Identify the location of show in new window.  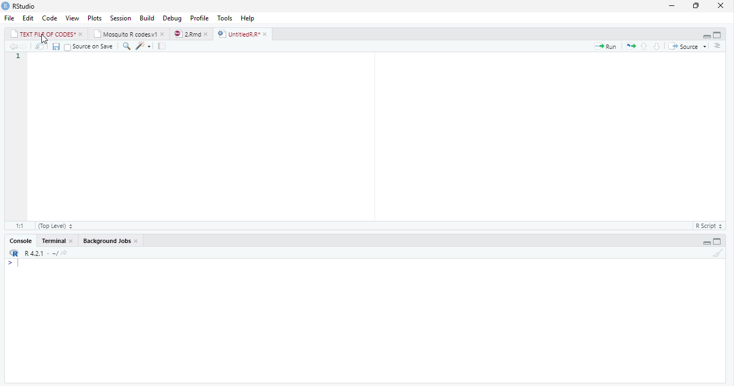
(41, 47).